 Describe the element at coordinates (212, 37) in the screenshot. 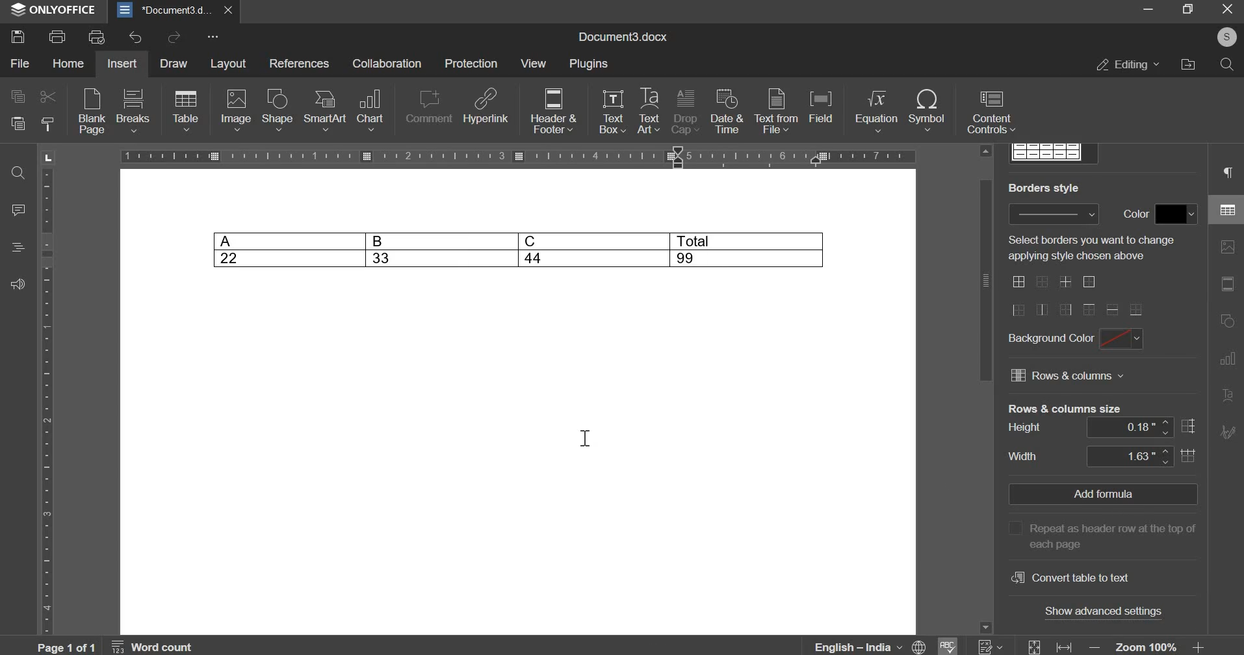

I see `customize quick access` at that location.